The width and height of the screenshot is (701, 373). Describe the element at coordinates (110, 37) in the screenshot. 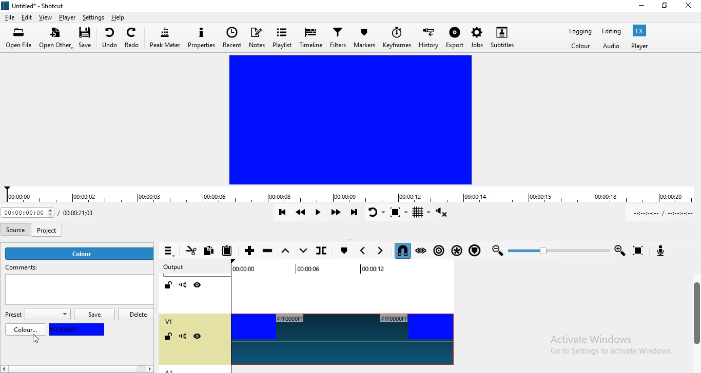

I see `undo` at that location.